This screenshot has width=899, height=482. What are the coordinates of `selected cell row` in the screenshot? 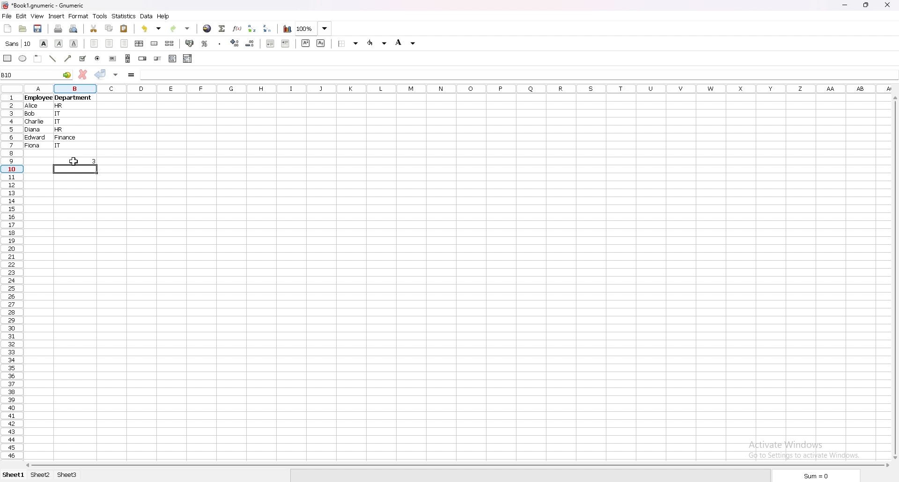 It's located at (11, 275).